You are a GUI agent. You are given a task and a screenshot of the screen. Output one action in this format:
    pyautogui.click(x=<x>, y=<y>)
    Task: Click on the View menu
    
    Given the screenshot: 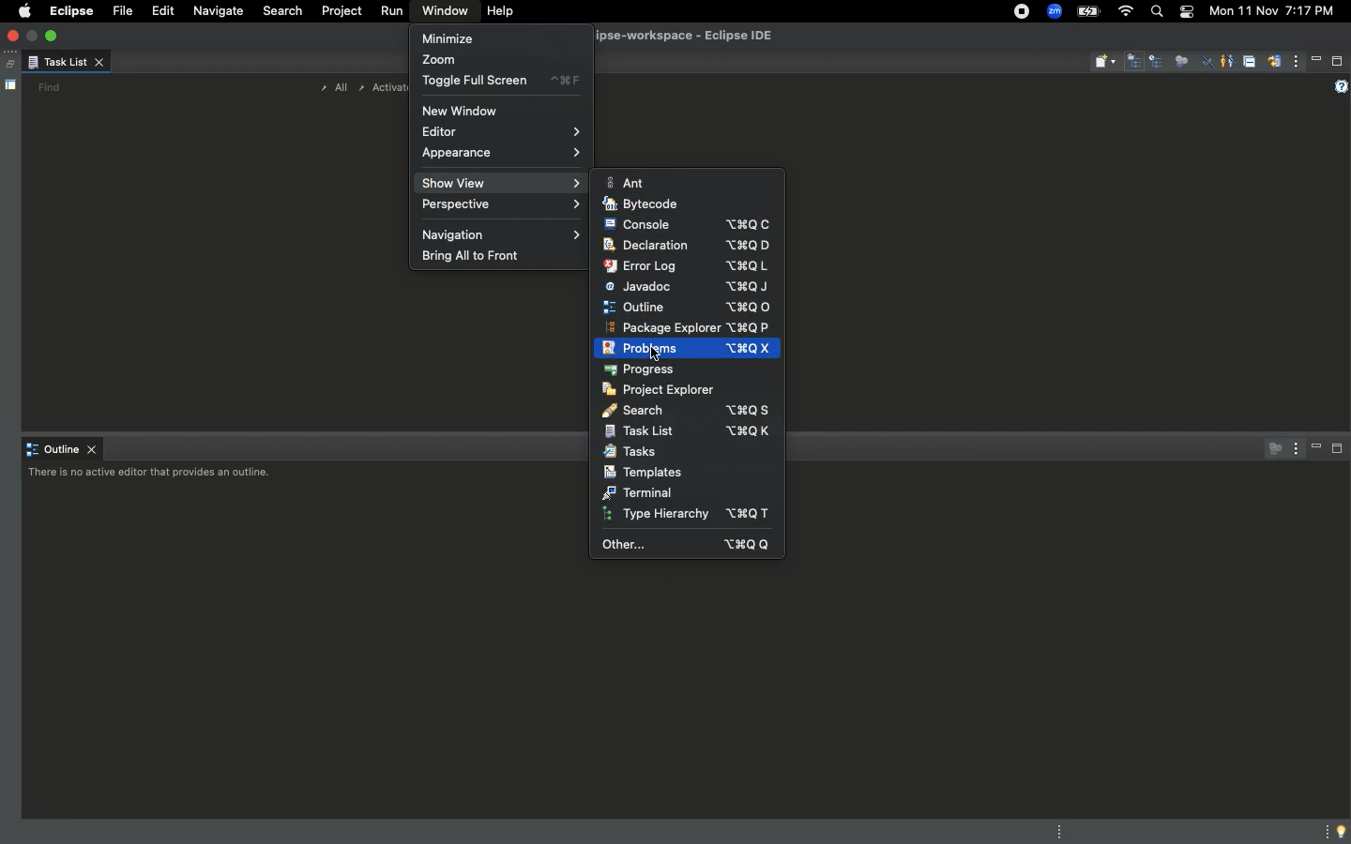 What is the action you would take?
    pyautogui.click(x=1297, y=64)
    